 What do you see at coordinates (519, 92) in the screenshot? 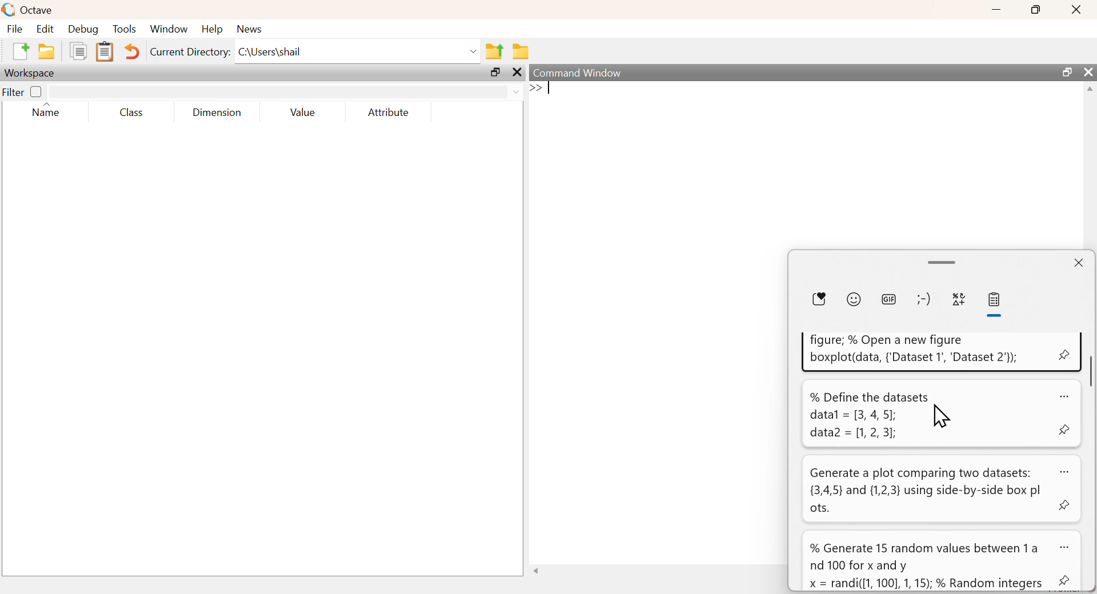
I see `dropdown` at bounding box center [519, 92].